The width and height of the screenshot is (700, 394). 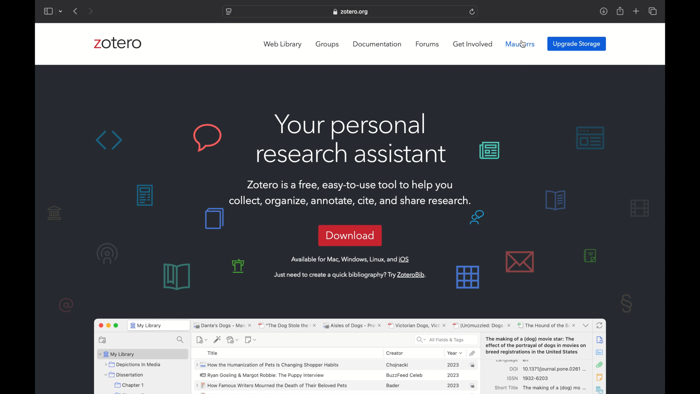 What do you see at coordinates (48, 11) in the screenshot?
I see `show sidebar` at bounding box center [48, 11].